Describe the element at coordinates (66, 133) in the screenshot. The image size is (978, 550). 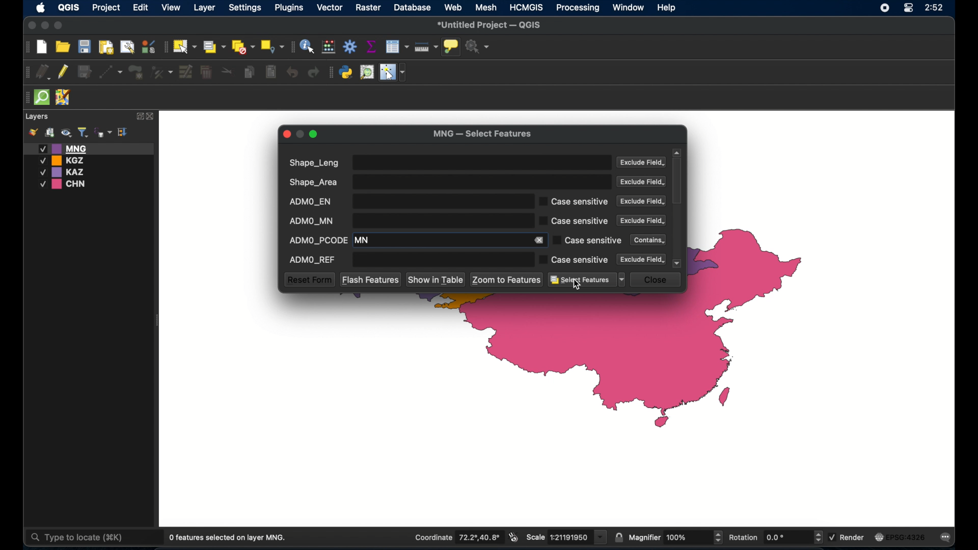
I see `manage map theme` at that location.